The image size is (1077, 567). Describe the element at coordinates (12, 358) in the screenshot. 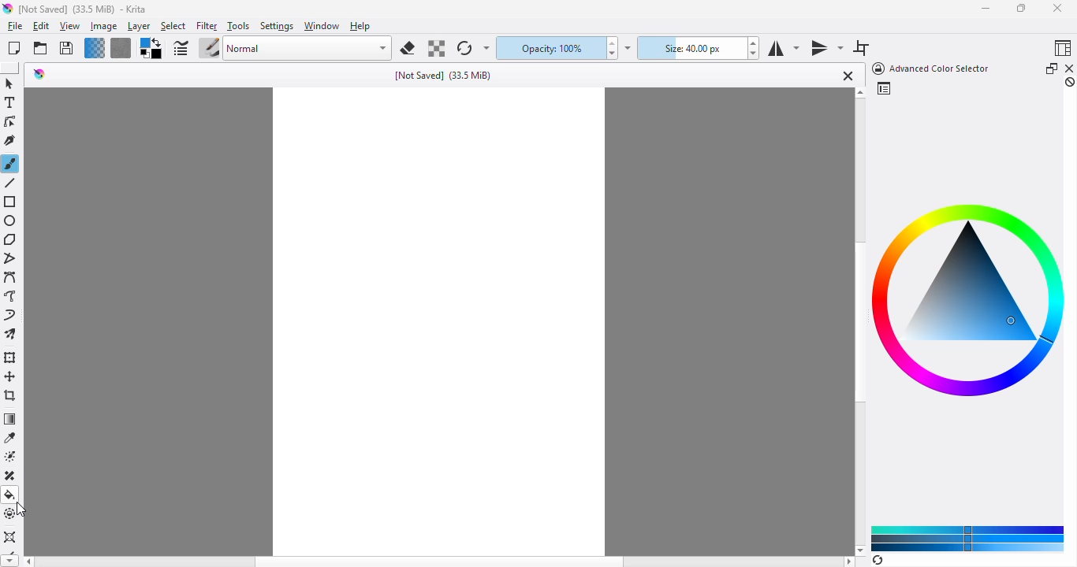

I see `transform a layer or a selection` at that location.